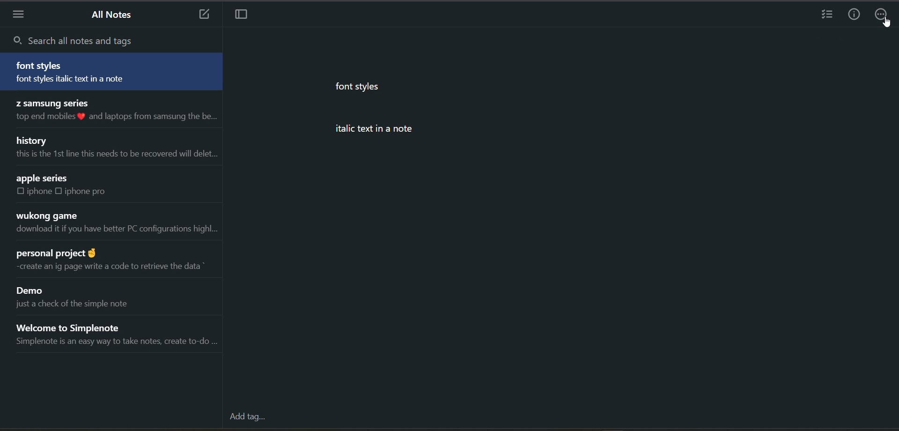 The width and height of the screenshot is (899, 431). Describe the element at coordinates (249, 416) in the screenshot. I see `add tag` at that location.